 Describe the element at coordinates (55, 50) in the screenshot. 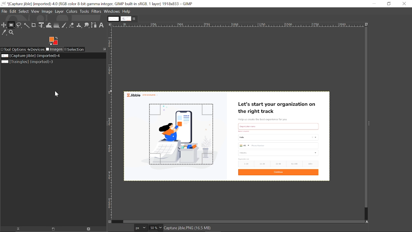

I see `Images` at that location.